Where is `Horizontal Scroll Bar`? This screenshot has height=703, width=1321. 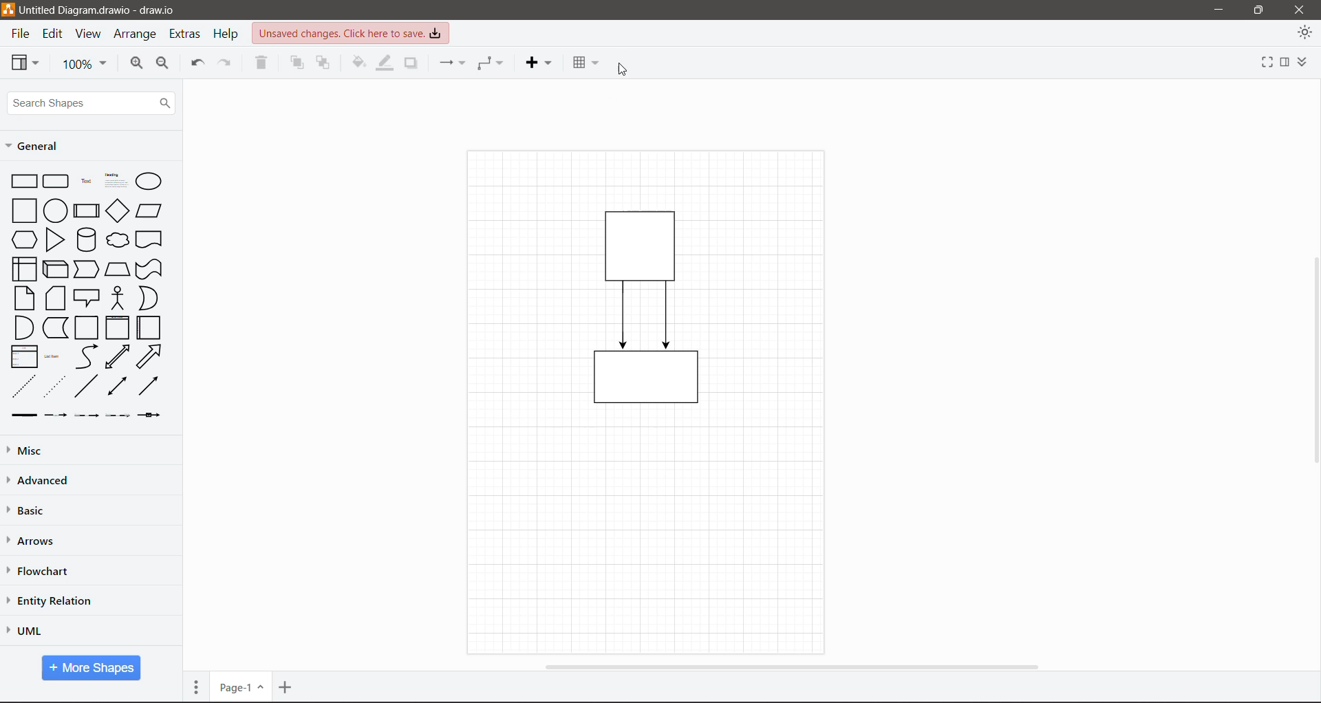 Horizontal Scroll Bar is located at coordinates (790, 666).